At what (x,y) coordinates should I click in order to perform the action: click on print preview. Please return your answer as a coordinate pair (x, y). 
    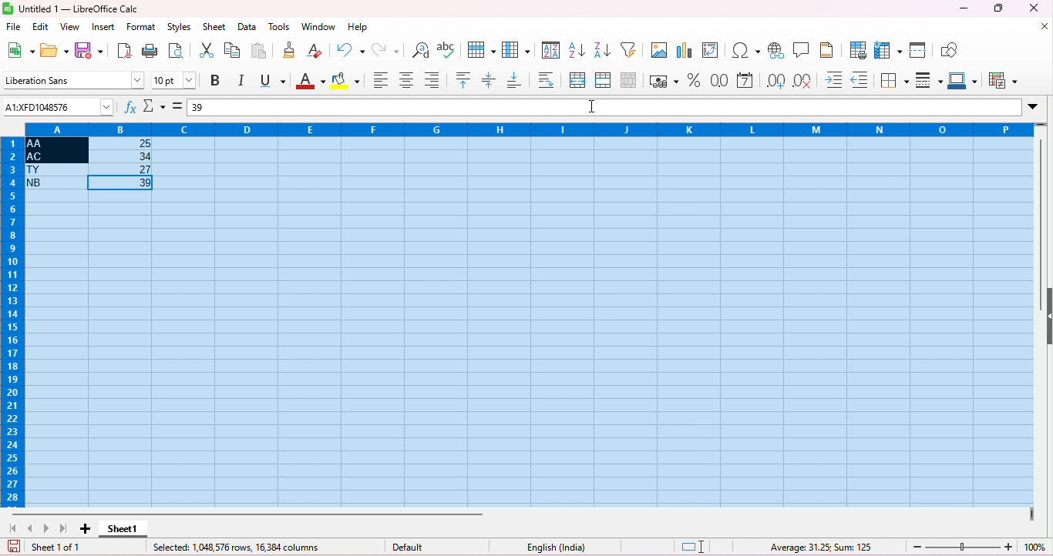
    Looking at the image, I should click on (177, 51).